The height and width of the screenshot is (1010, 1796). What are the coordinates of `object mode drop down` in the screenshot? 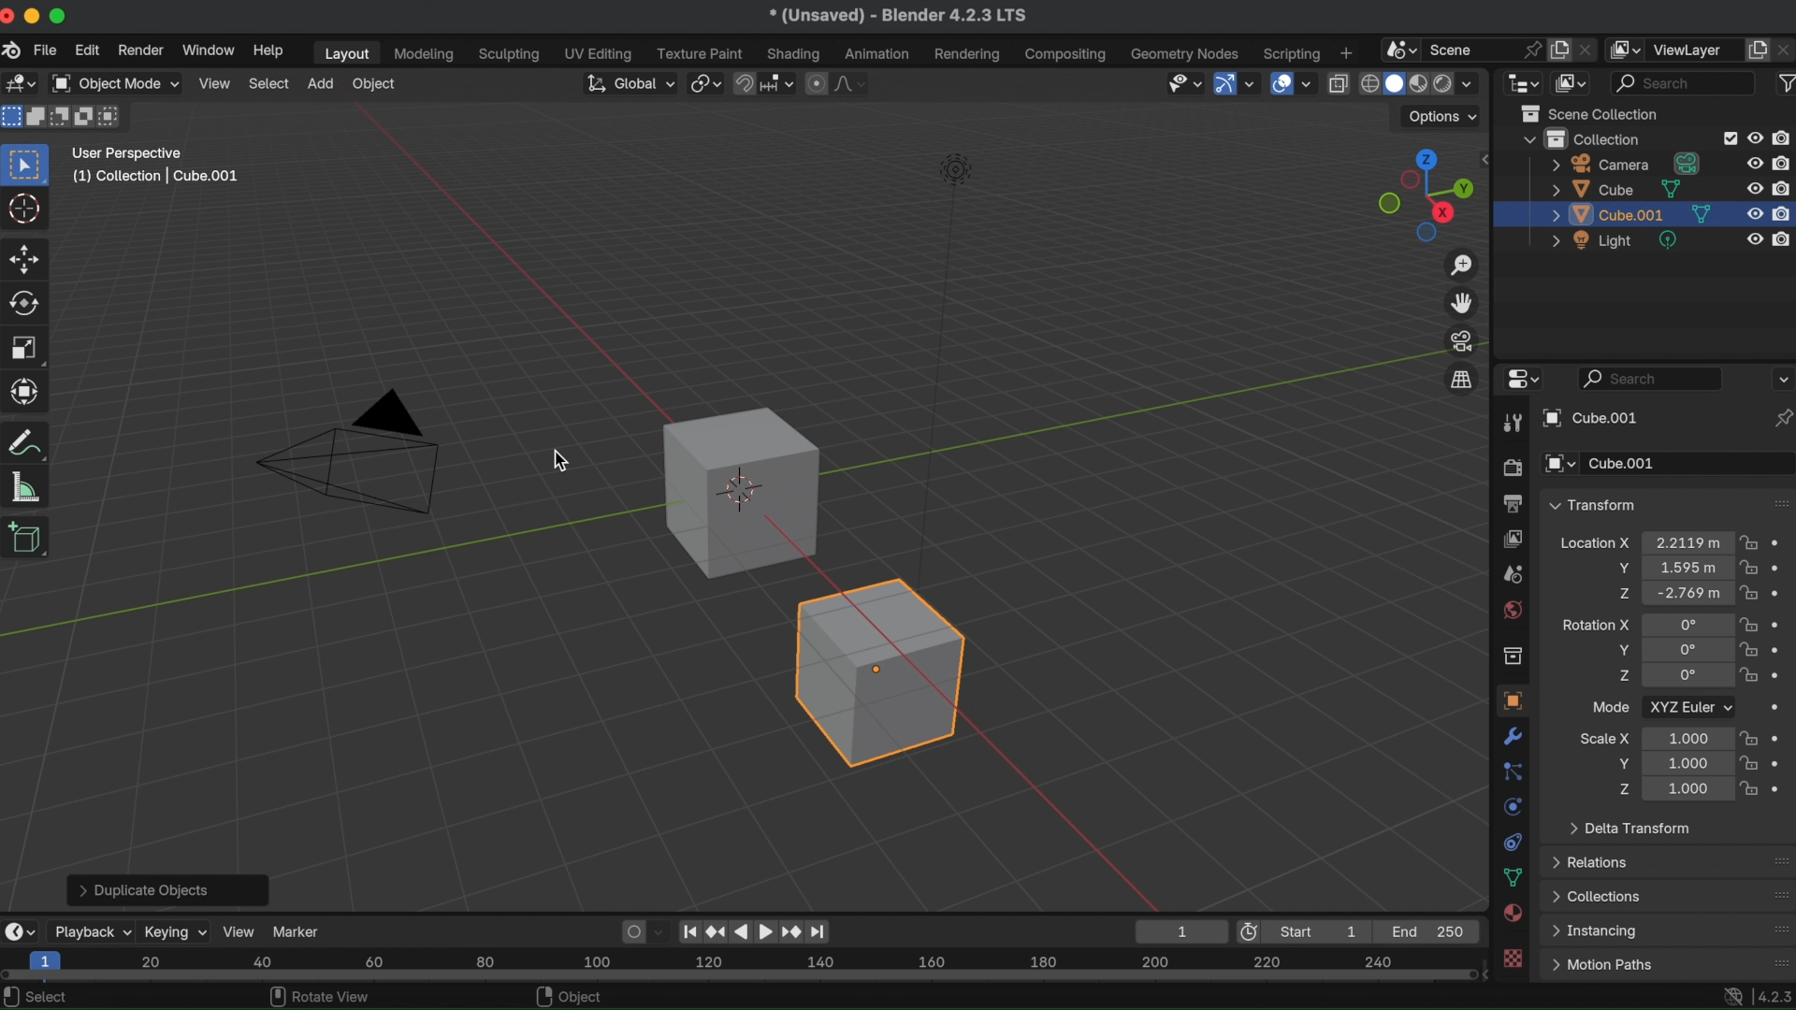 It's located at (114, 84).